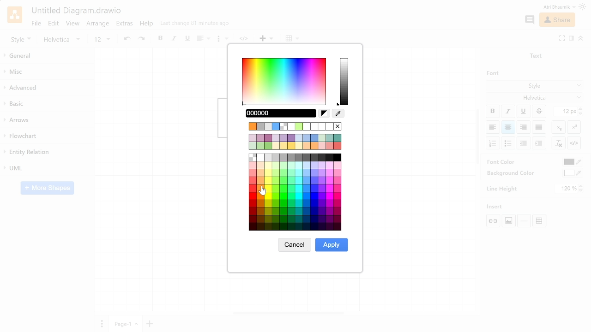 Image resolution: width=591 pixels, height=332 pixels. I want to click on Shade, so click(344, 82).